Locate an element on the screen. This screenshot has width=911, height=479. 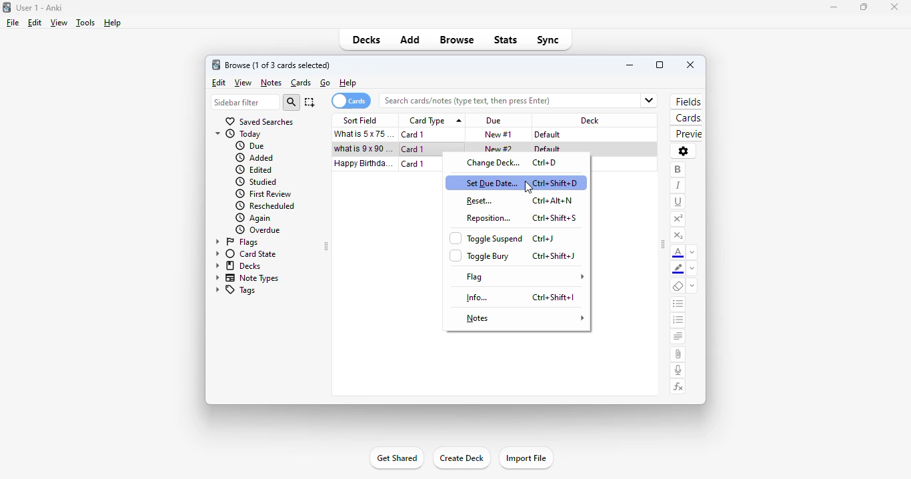
due is located at coordinates (493, 121).